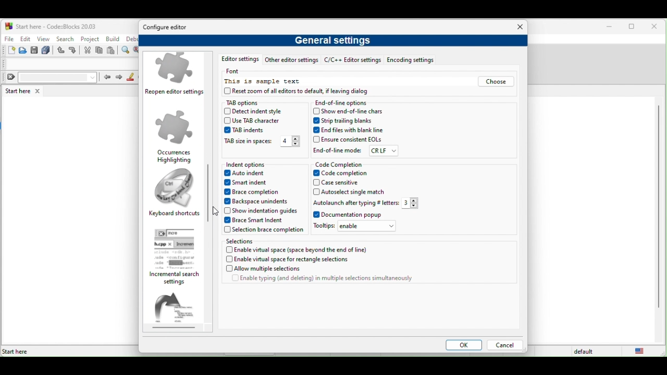 This screenshot has width=667, height=375. What do you see at coordinates (178, 311) in the screenshot?
I see `abbreviations` at bounding box center [178, 311].